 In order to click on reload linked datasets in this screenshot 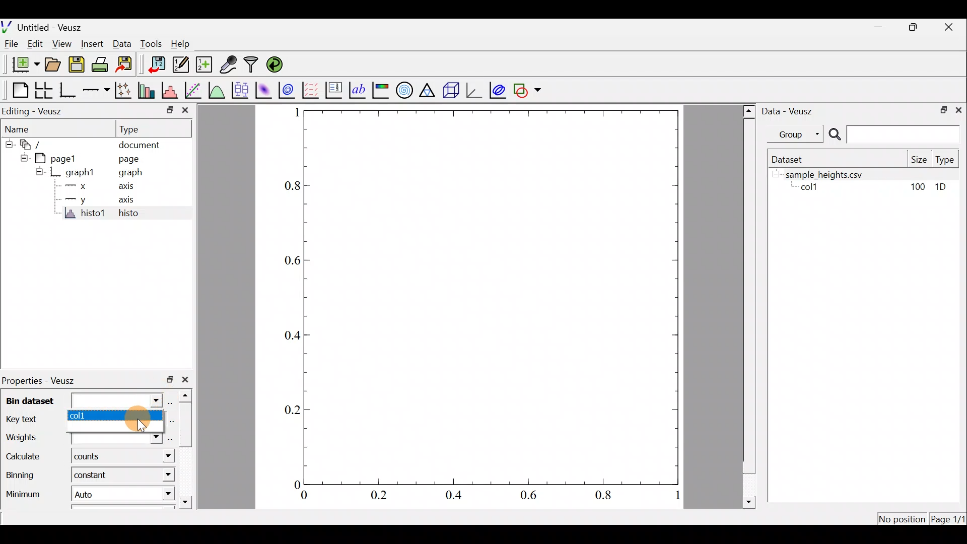, I will do `click(279, 64)`.